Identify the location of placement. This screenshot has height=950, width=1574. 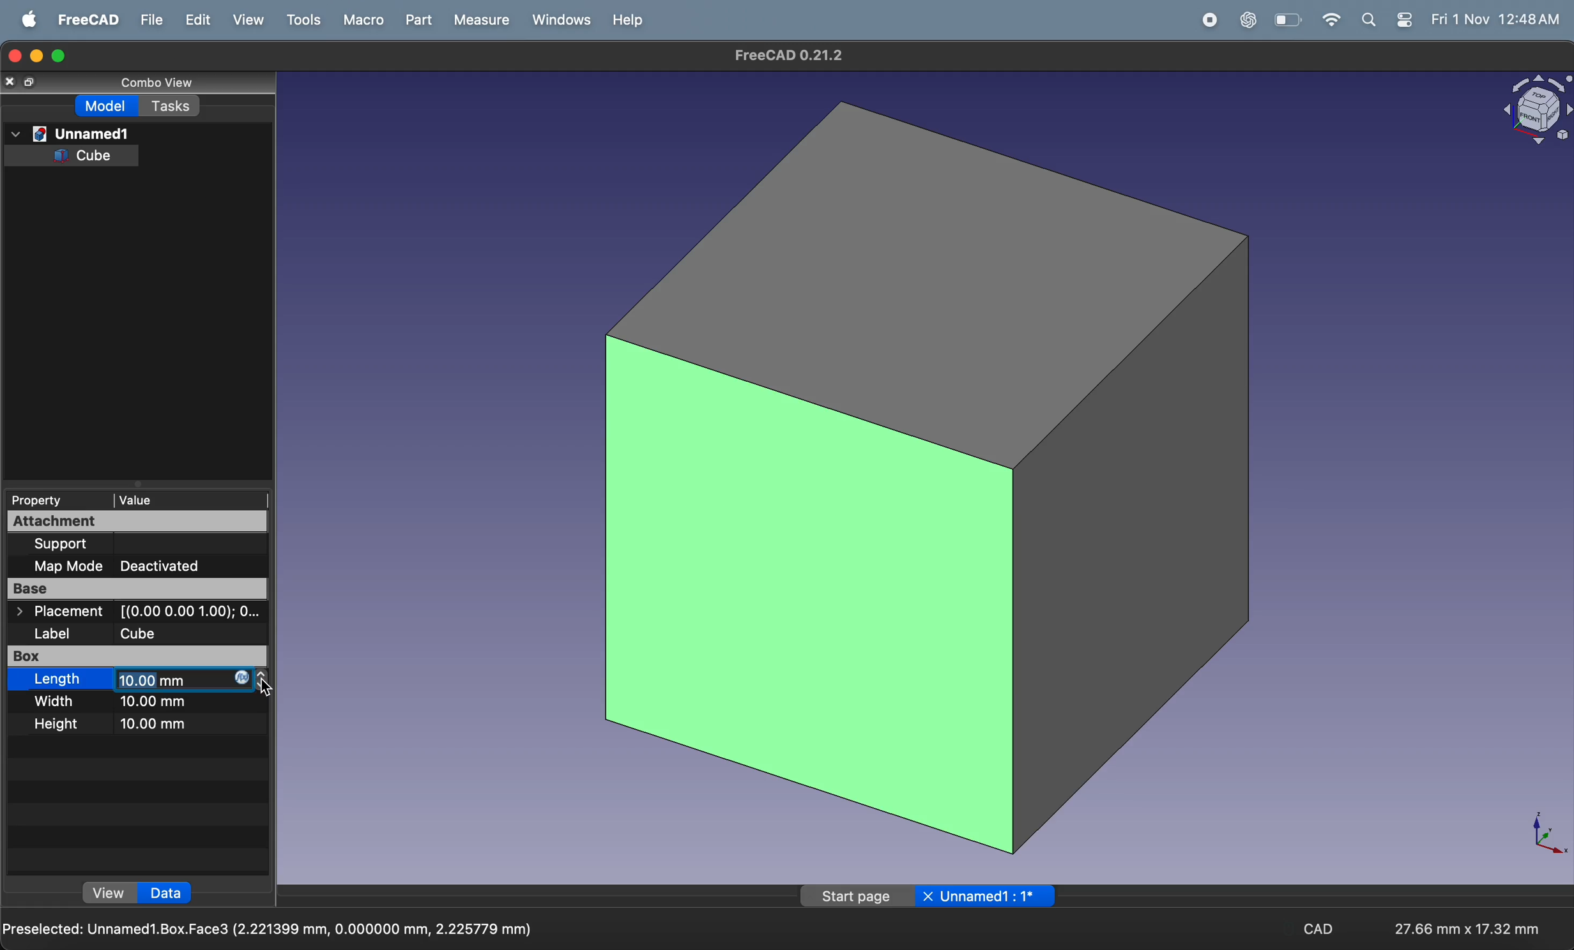
(140, 612).